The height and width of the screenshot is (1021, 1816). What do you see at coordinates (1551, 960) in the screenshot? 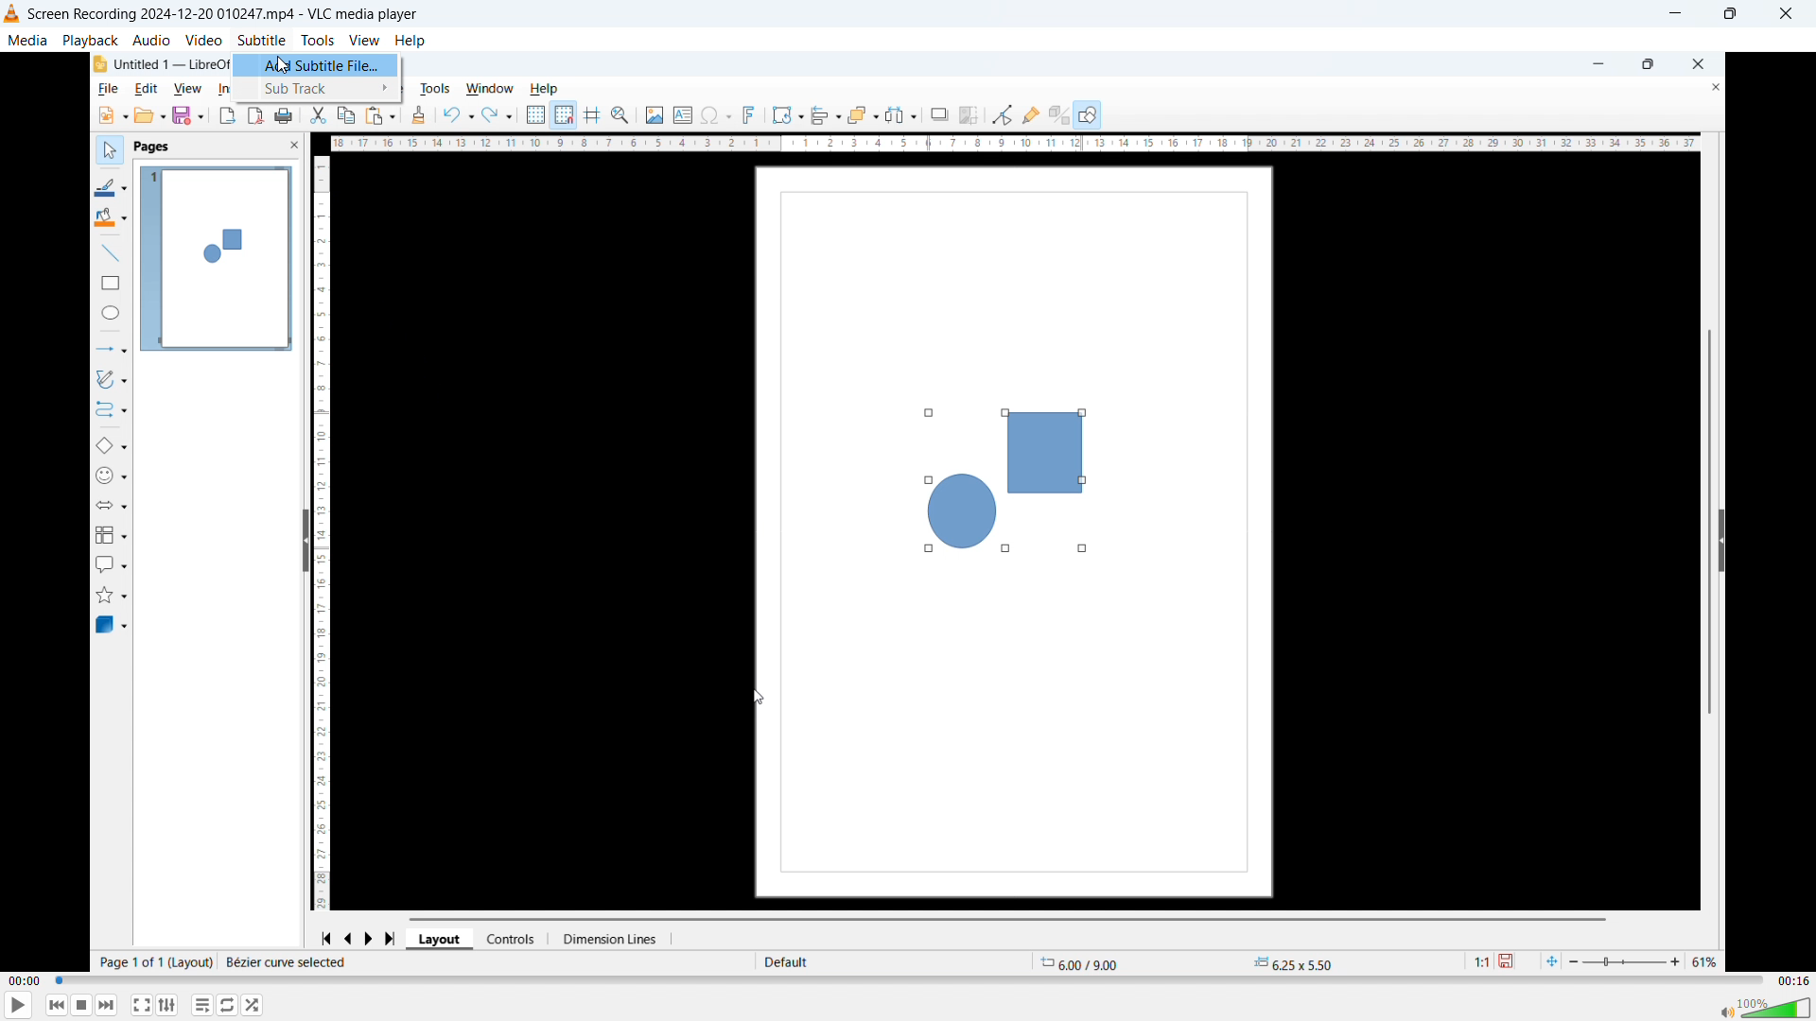
I see `fit page to current window` at bounding box center [1551, 960].